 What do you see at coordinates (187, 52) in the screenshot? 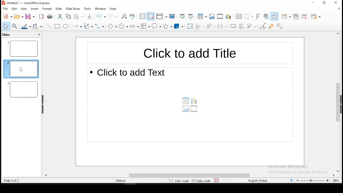
I see `text box` at bounding box center [187, 52].